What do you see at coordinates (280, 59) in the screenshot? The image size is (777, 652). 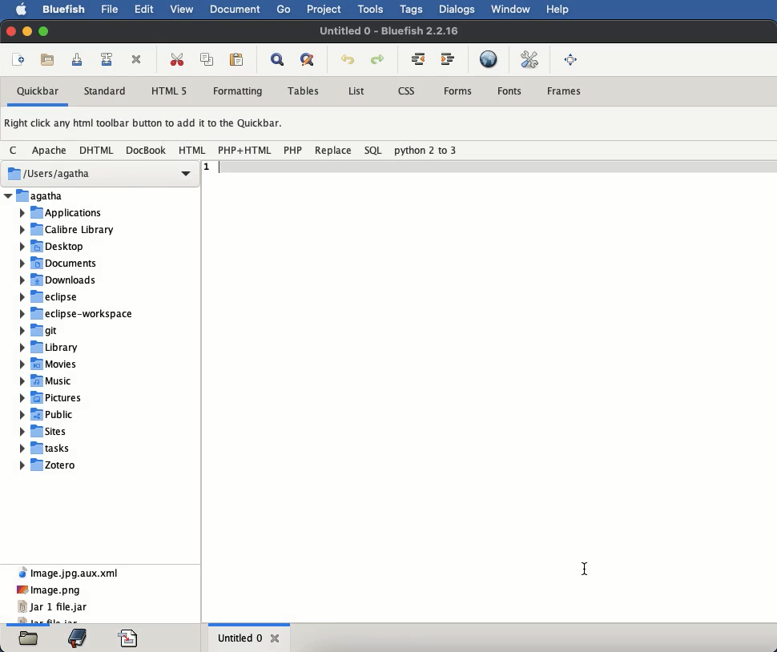 I see `show find bar` at bounding box center [280, 59].